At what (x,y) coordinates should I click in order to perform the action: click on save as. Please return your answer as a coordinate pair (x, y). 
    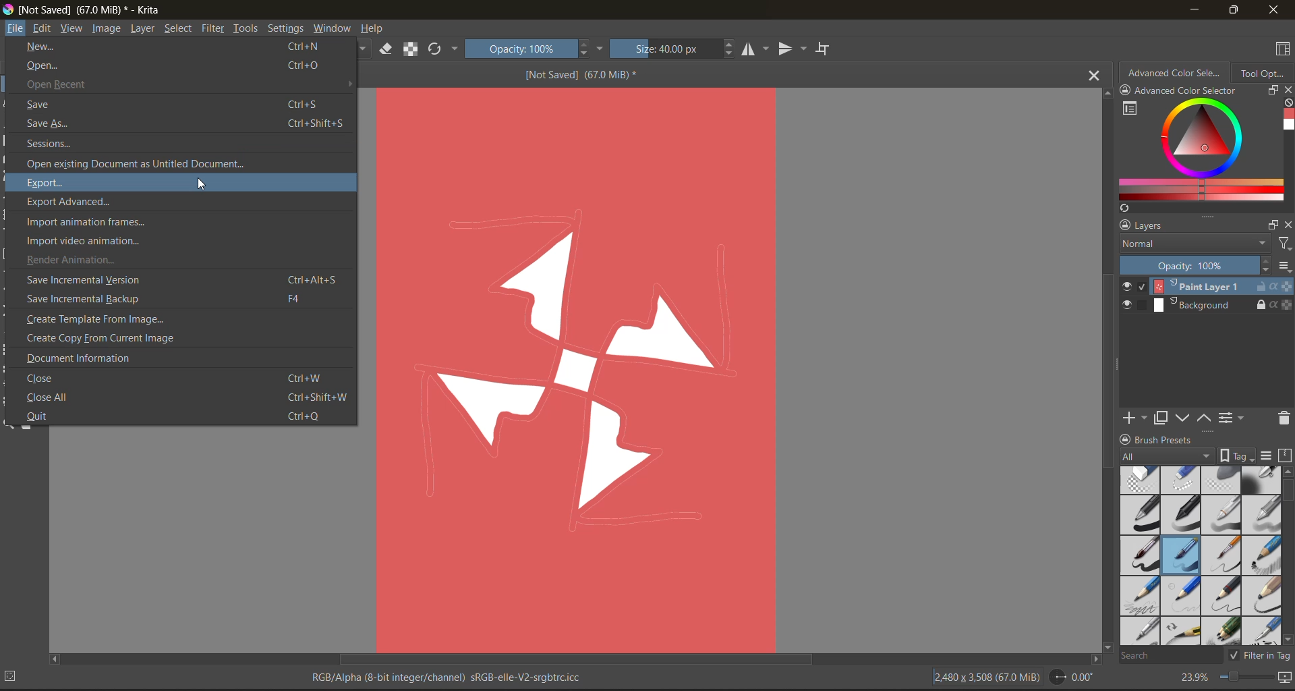
    Looking at the image, I should click on (192, 124).